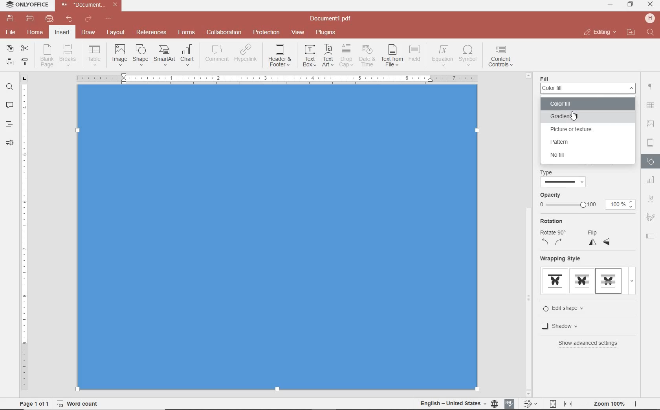 The image size is (660, 410). What do you see at coordinates (68, 56) in the screenshot?
I see `INSERT PAGE OR SECTION BREAK` at bounding box center [68, 56].